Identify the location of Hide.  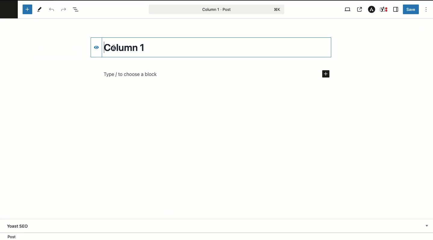
(93, 48).